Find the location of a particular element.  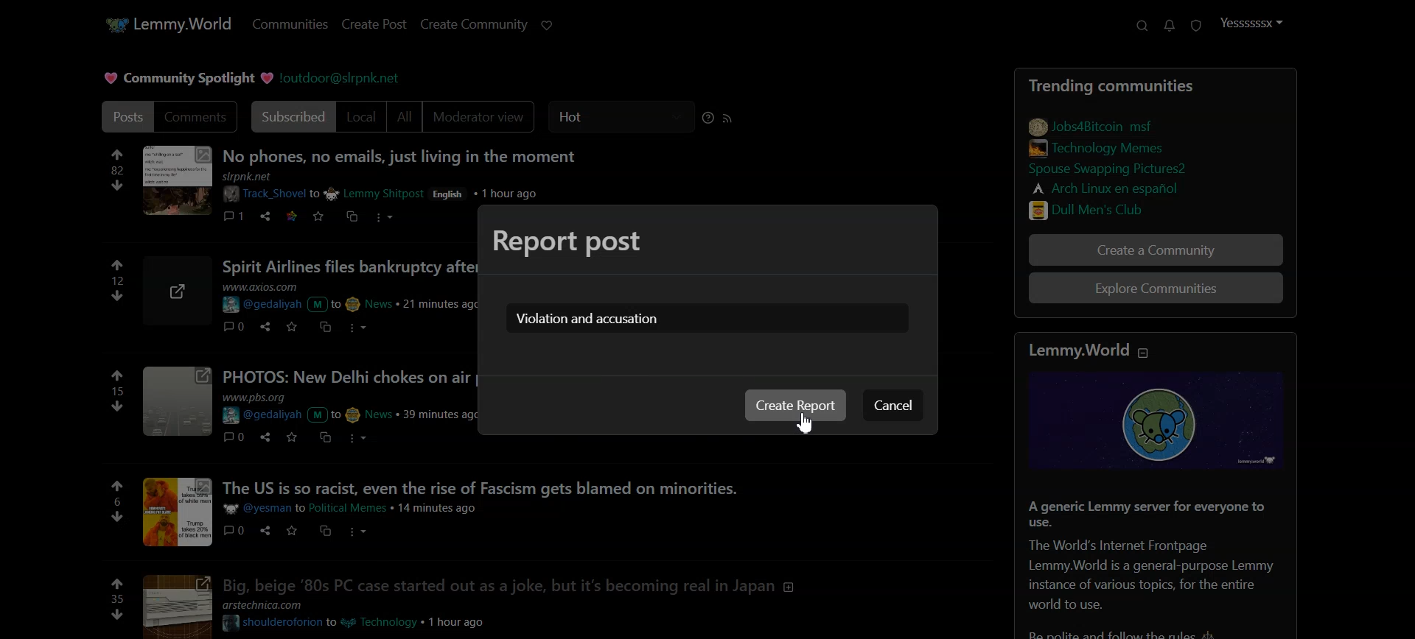

save is located at coordinates (289, 437).